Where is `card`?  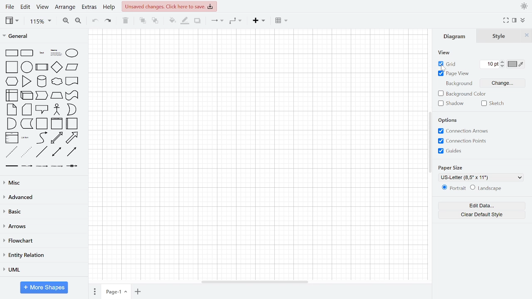 card is located at coordinates (27, 110).